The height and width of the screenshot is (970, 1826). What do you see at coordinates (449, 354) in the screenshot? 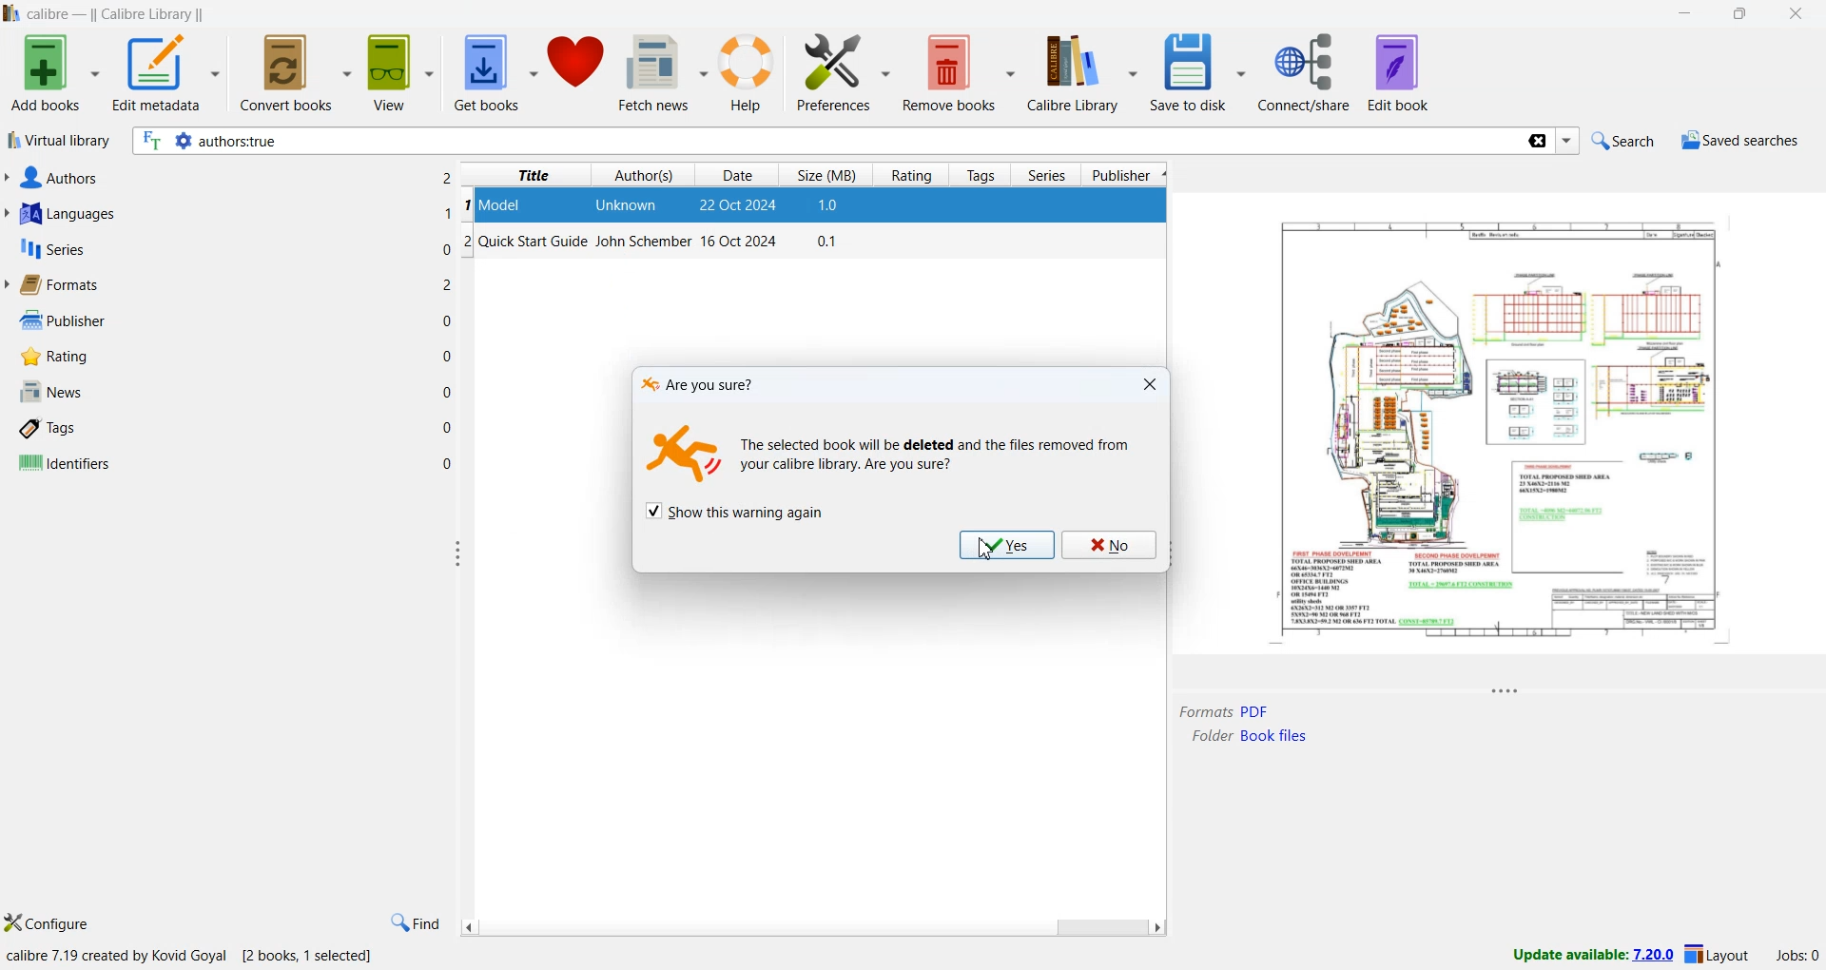
I see `0` at bounding box center [449, 354].